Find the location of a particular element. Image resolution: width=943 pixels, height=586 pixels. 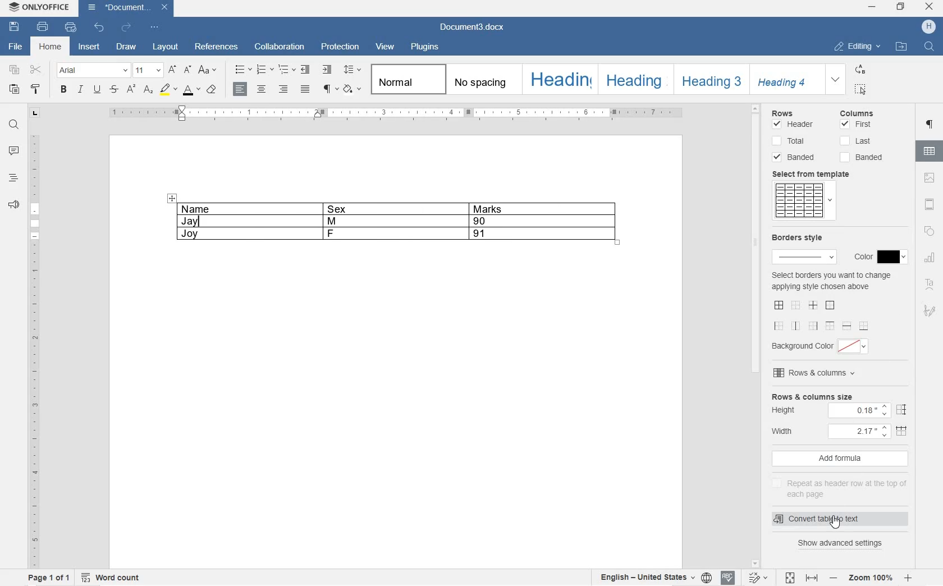

FILE is located at coordinates (13, 47).